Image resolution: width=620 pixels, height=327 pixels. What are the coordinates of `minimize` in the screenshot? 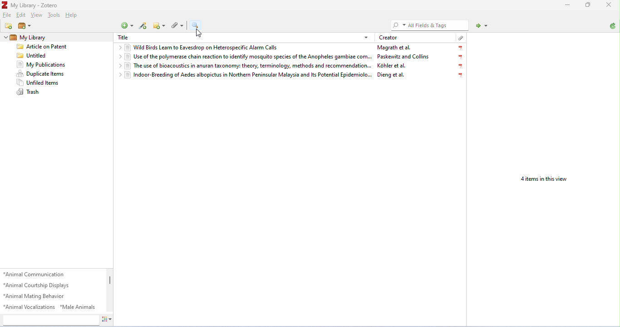 It's located at (567, 6).